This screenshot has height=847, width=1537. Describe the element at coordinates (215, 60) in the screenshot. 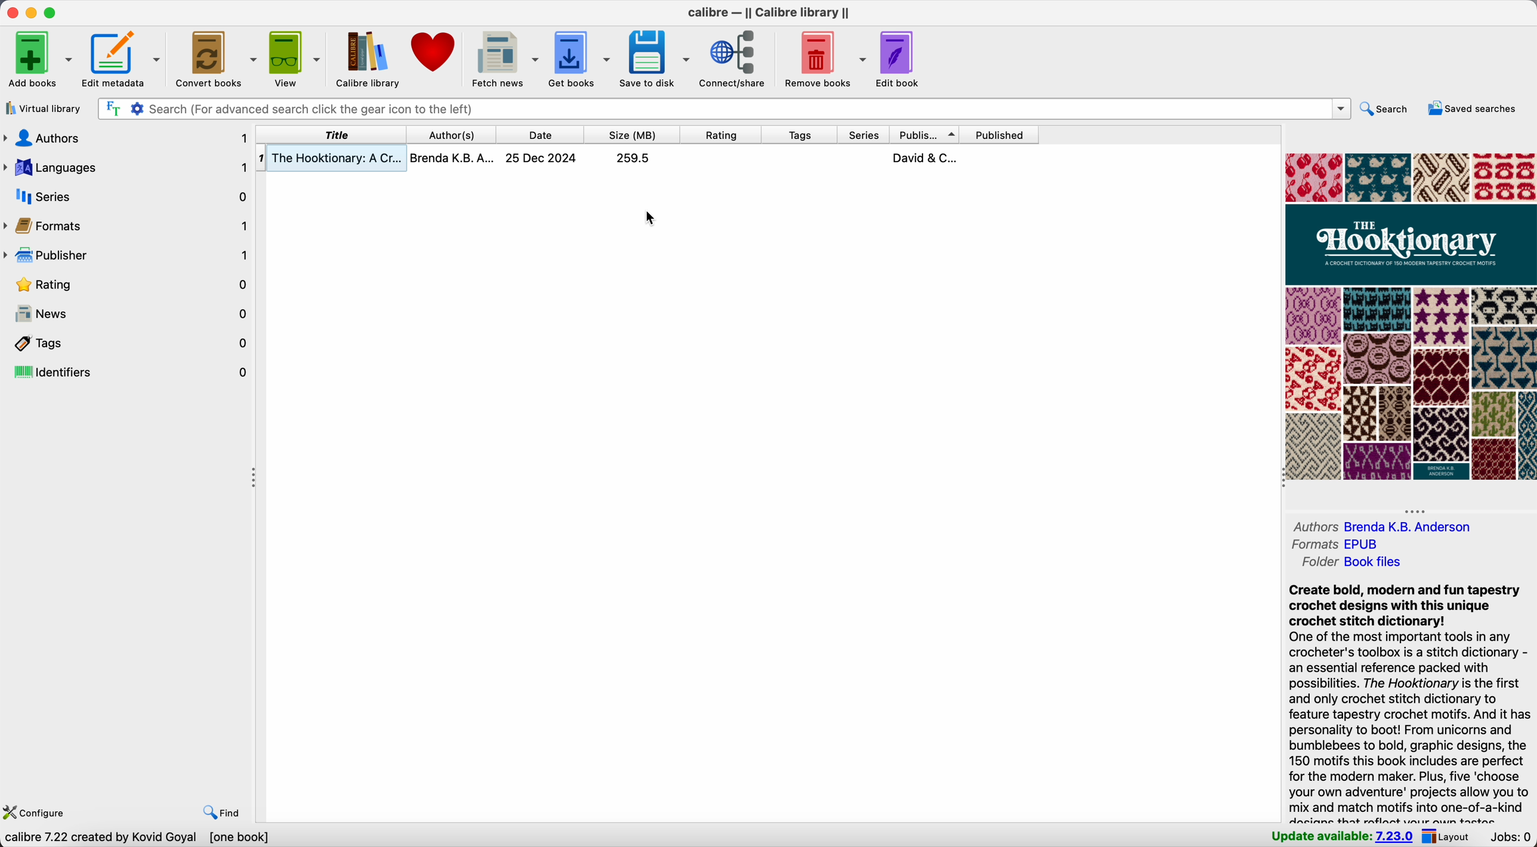

I see `convert. books` at that location.